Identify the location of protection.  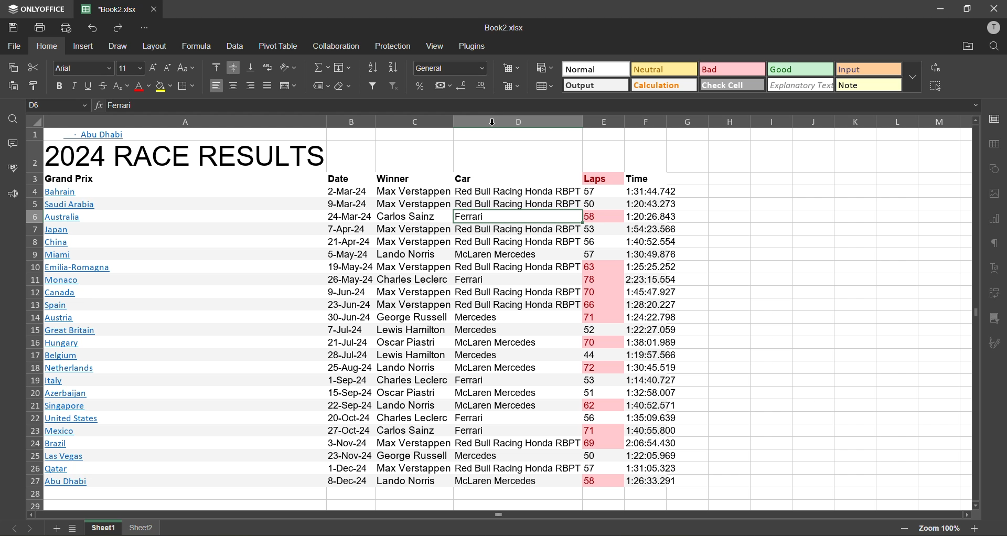
(393, 46).